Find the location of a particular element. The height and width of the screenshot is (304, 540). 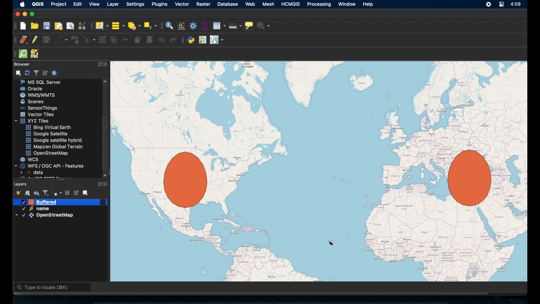

wms/wmts is located at coordinates (37, 95).